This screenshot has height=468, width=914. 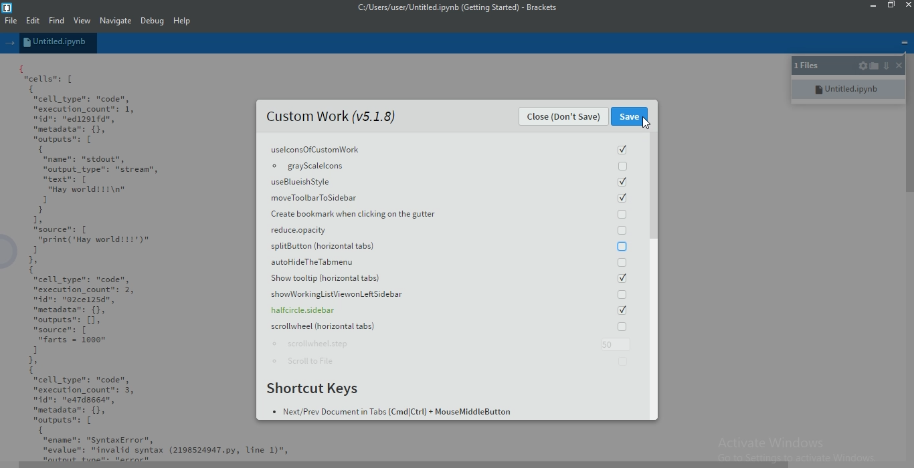 What do you see at coordinates (314, 389) in the screenshot?
I see `Shortcut Keys` at bounding box center [314, 389].